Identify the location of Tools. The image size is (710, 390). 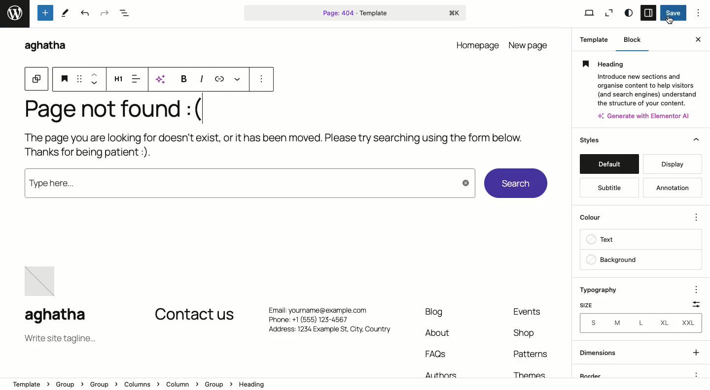
(46, 12).